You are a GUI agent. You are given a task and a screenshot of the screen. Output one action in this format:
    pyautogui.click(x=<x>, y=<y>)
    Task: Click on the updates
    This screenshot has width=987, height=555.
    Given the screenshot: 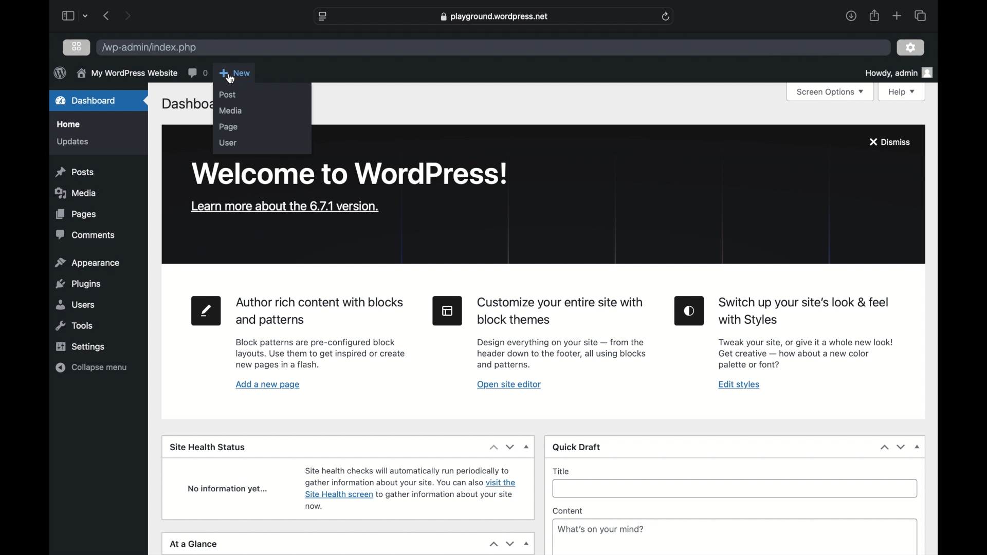 What is the action you would take?
    pyautogui.click(x=73, y=142)
    